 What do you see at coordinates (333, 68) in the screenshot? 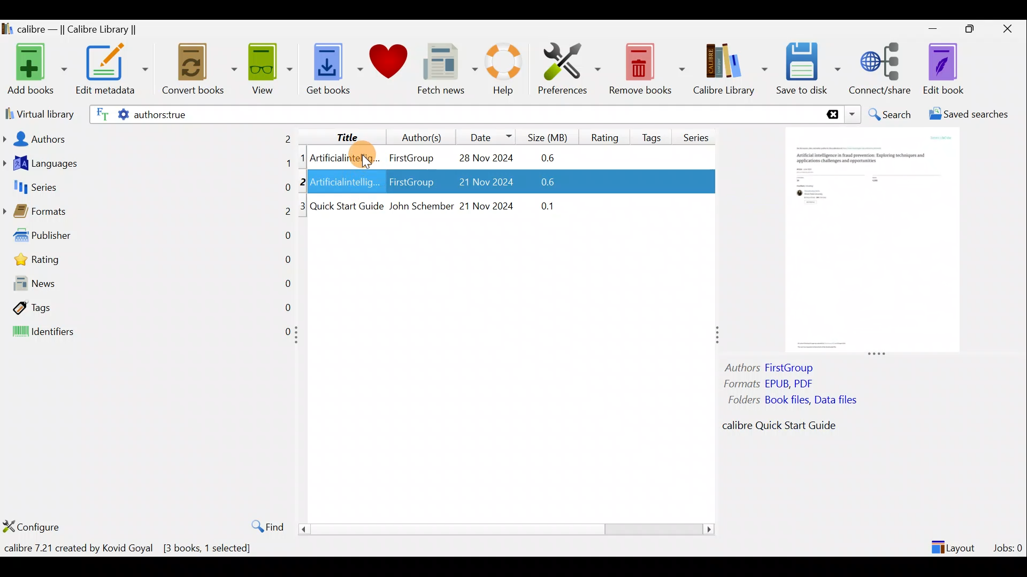
I see `Get books` at bounding box center [333, 68].